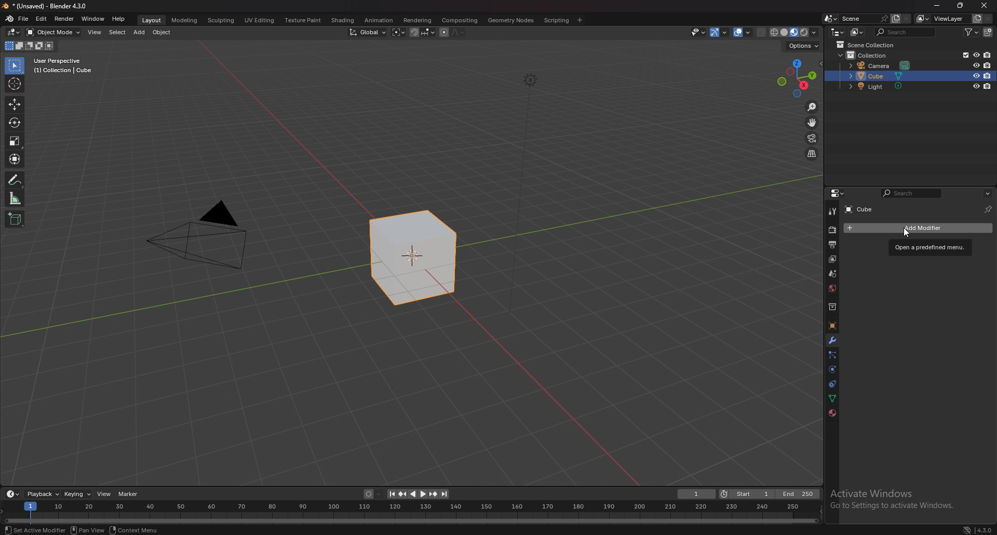  What do you see at coordinates (129, 494) in the screenshot?
I see `marker` at bounding box center [129, 494].